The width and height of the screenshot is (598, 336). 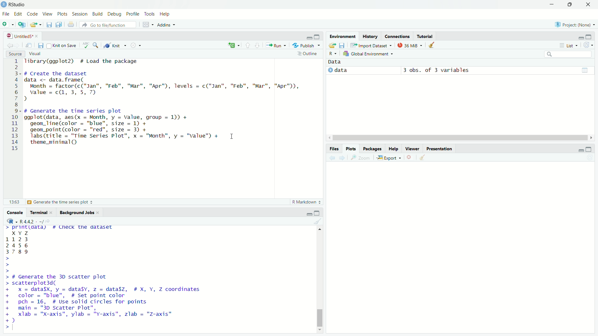 What do you see at coordinates (318, 222) in the screenshot?
I see `clear console` at bounding box center [318, 222].